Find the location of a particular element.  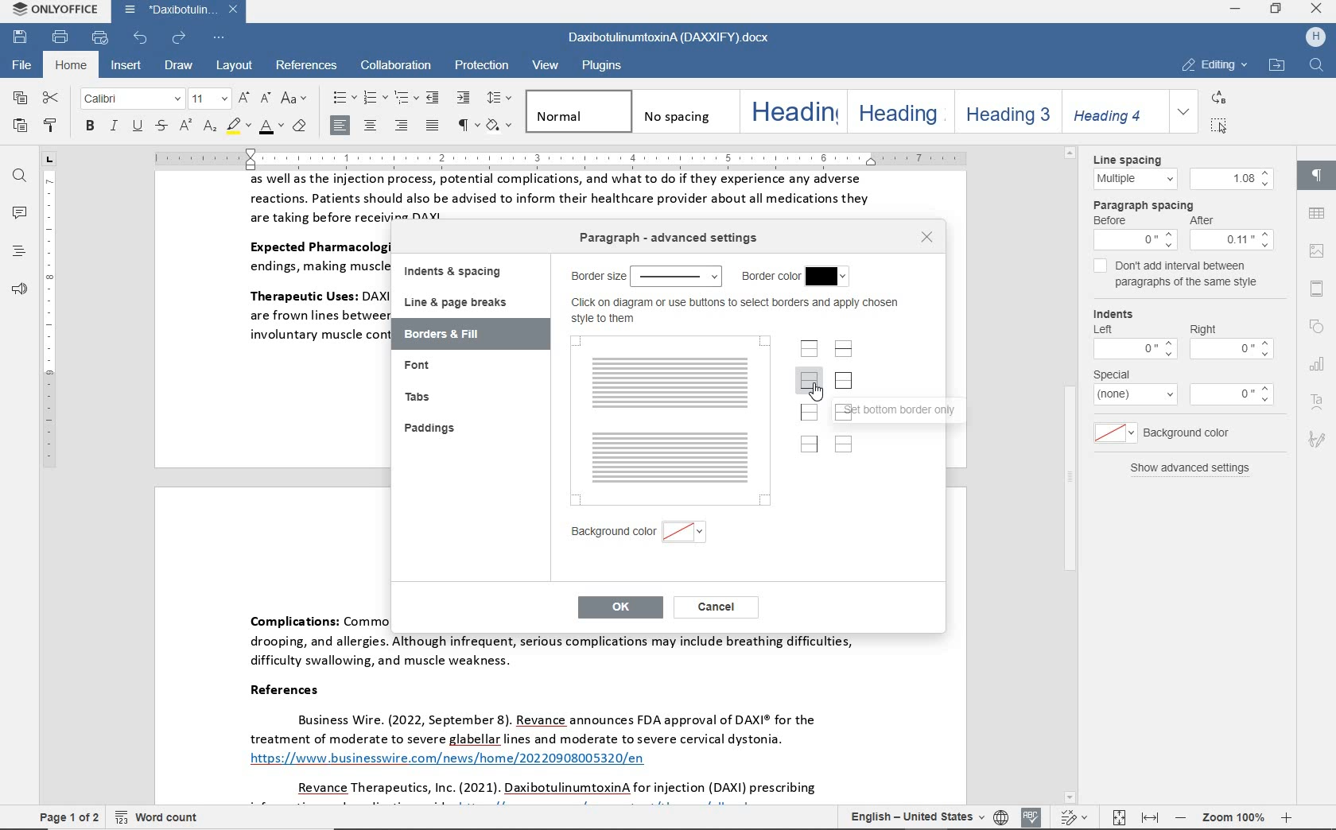

ok is located at coordinates (616, 607).